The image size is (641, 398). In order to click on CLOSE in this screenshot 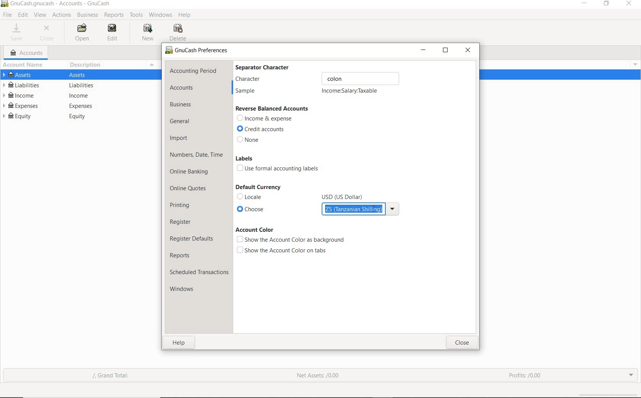, I will do `click(49, 34)`.